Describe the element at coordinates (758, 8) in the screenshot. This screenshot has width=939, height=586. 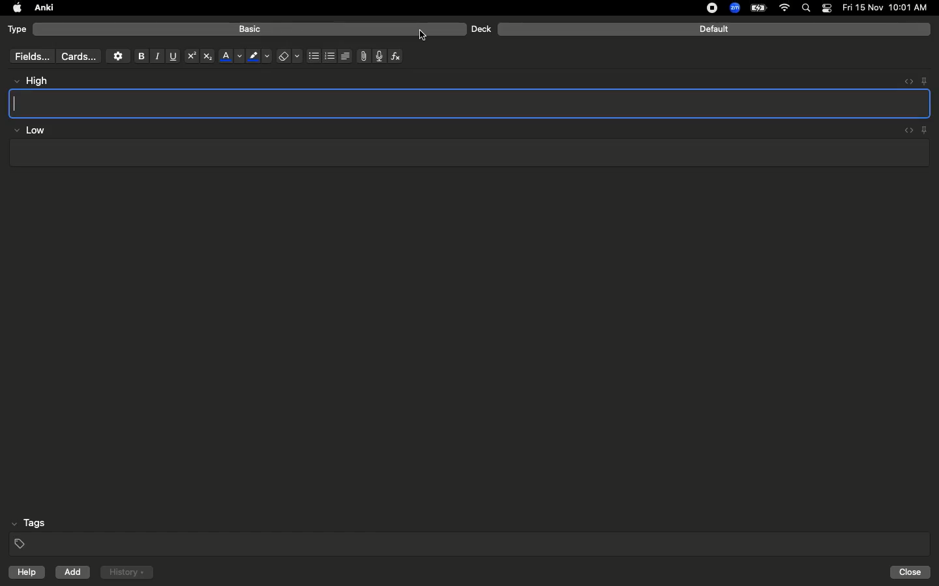
I see `Charge` at that location.